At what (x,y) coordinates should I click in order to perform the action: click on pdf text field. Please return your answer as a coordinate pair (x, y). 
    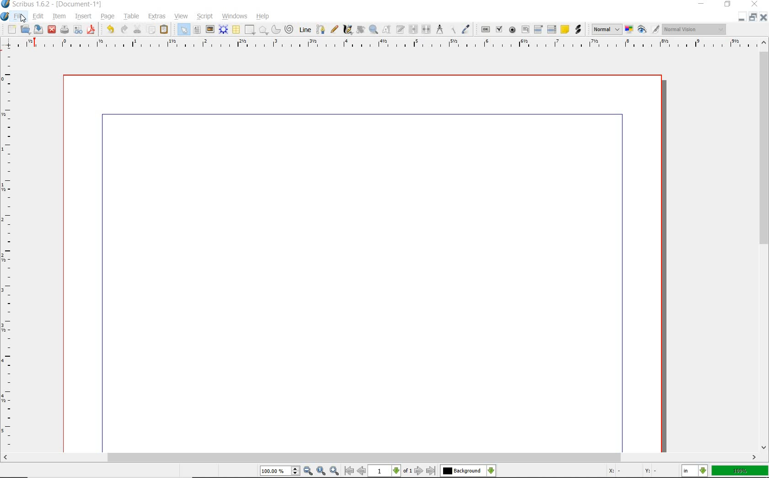
    Looking at the image, I should click on (525, 29).